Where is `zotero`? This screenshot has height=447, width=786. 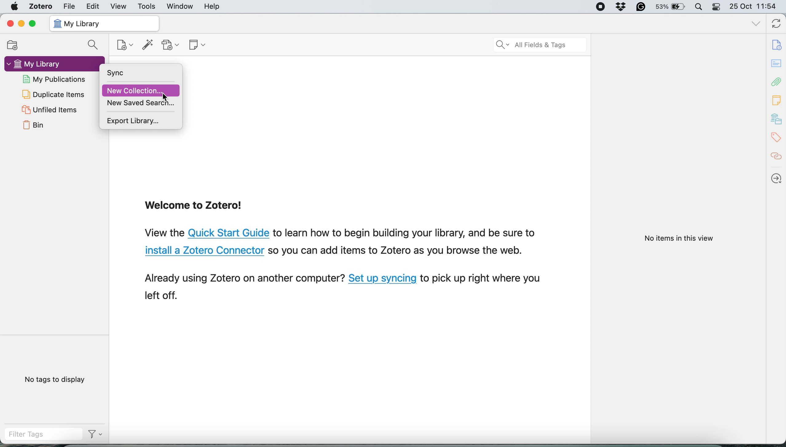
zotero is located at coordinates (41, 6).